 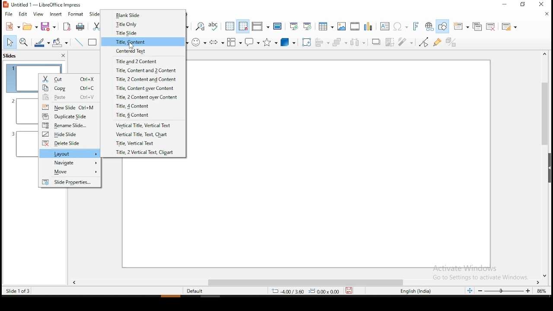 What do you see at coordinates (55, 14) in the screenshot?
I see `insert` at bounding box center [55, 14].